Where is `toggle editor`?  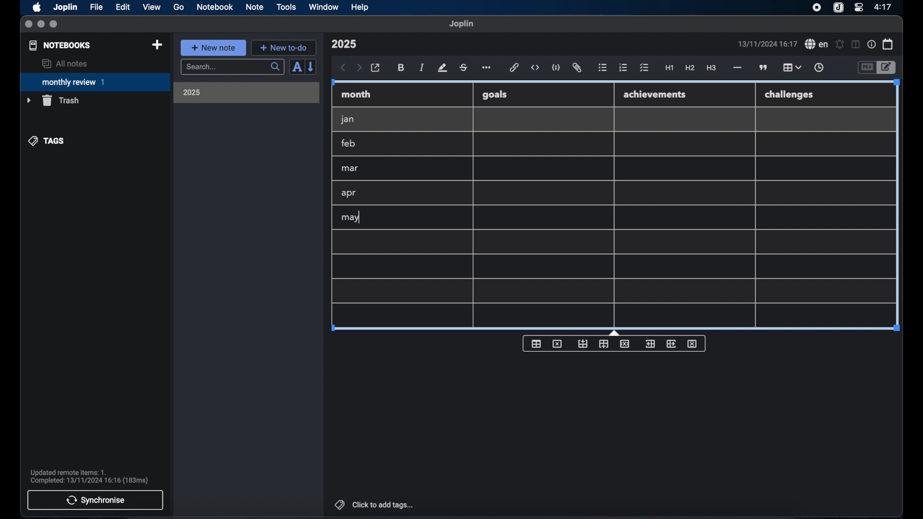
toggle editor is located at coordinates (888, 68).